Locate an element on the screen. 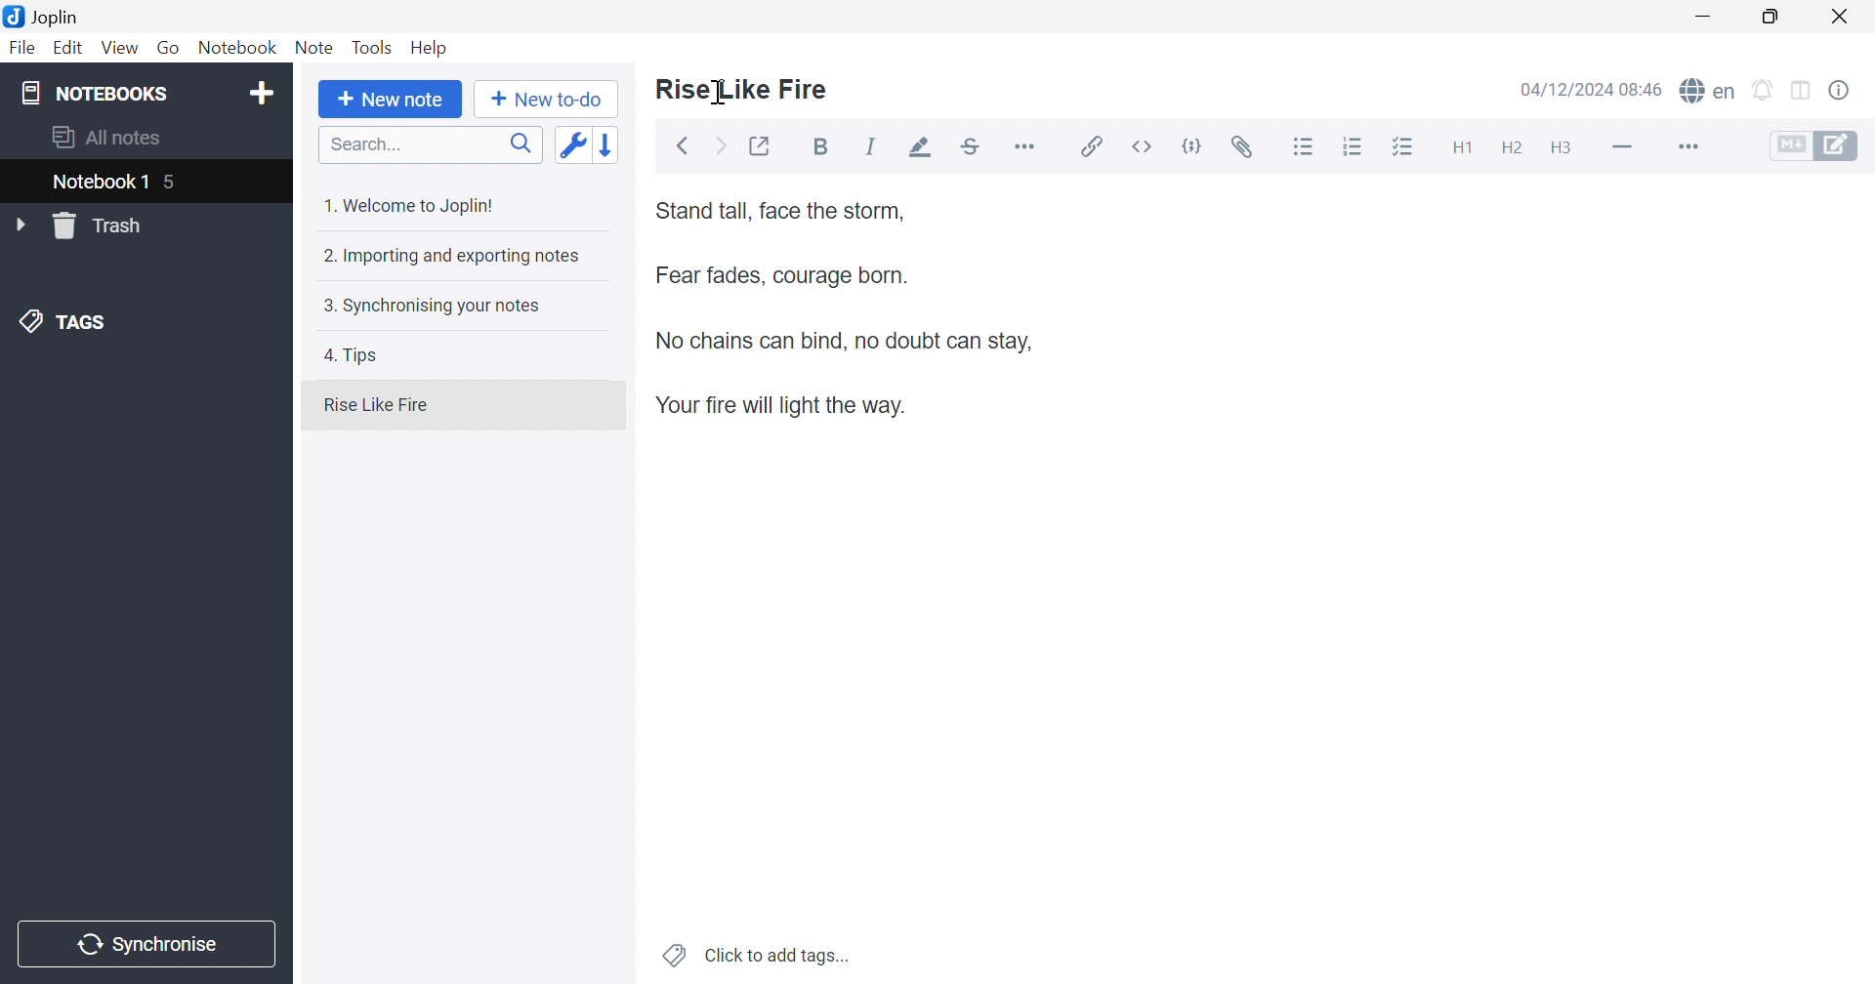 Image resolution: width=1875 pixels, height=984 pixels. Toggle editors layout is located at coordinates (1801, 92).